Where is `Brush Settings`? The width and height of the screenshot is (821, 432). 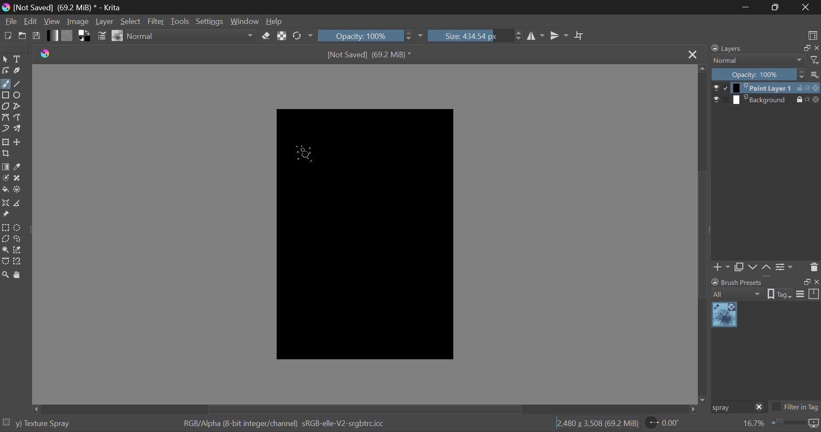 Brush Settings is located at coordinates (102, 37).